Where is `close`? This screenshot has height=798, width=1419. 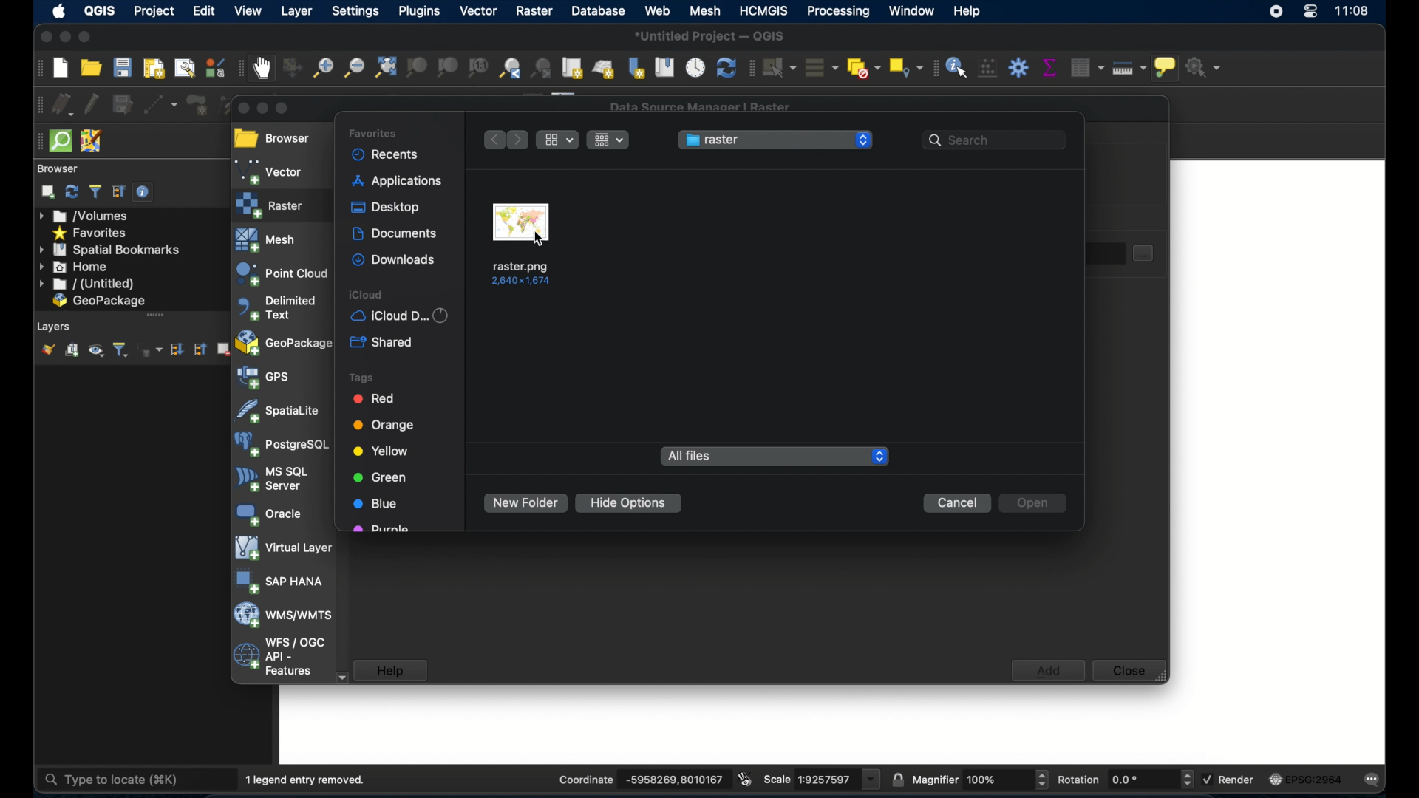 close is located at coordinates (241, 108).